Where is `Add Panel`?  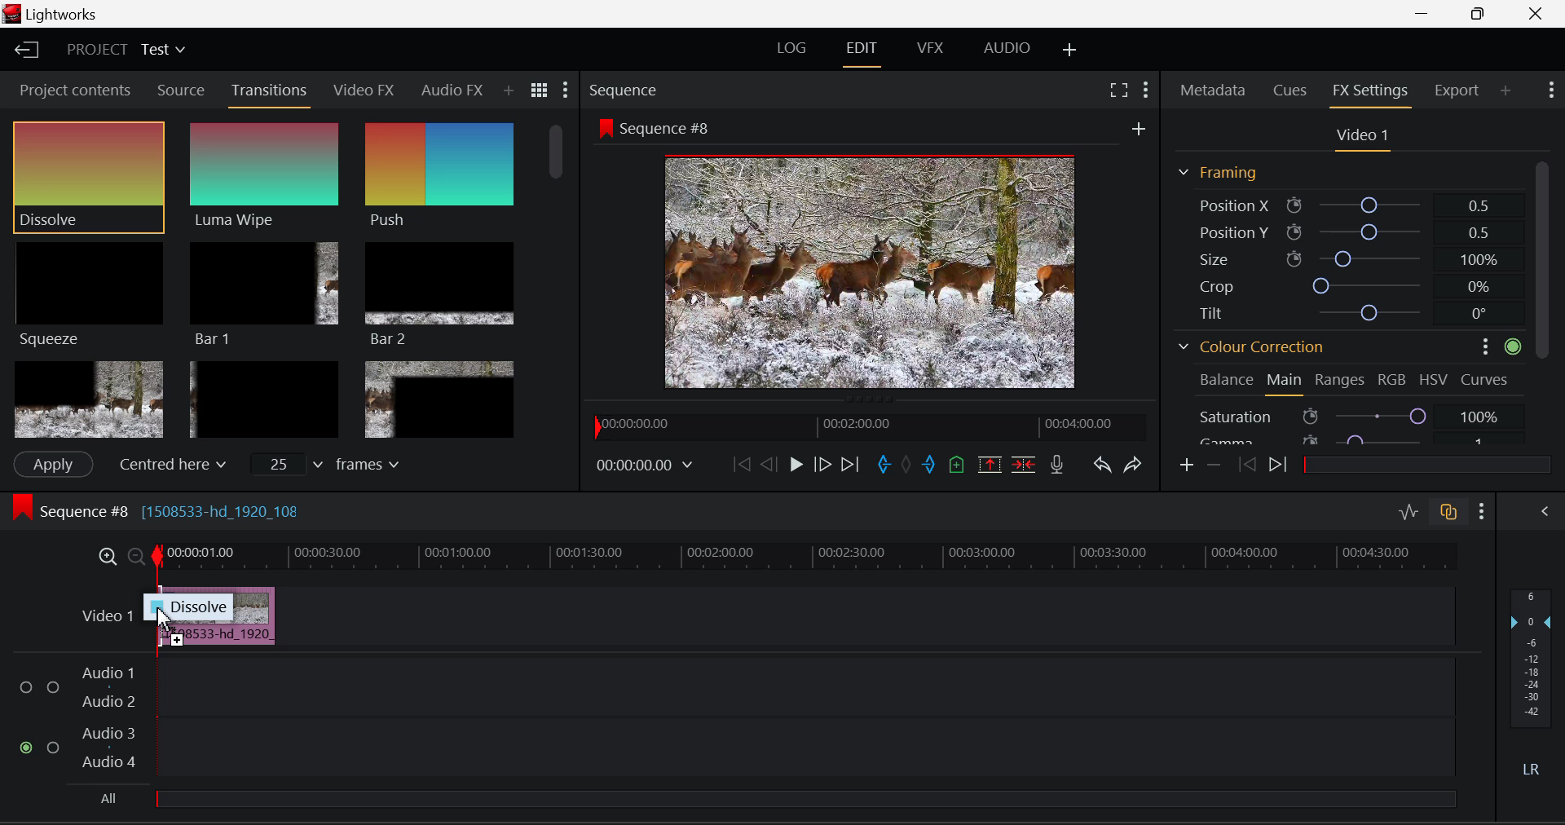 Add Panel is located at coordinates (1505, 88).